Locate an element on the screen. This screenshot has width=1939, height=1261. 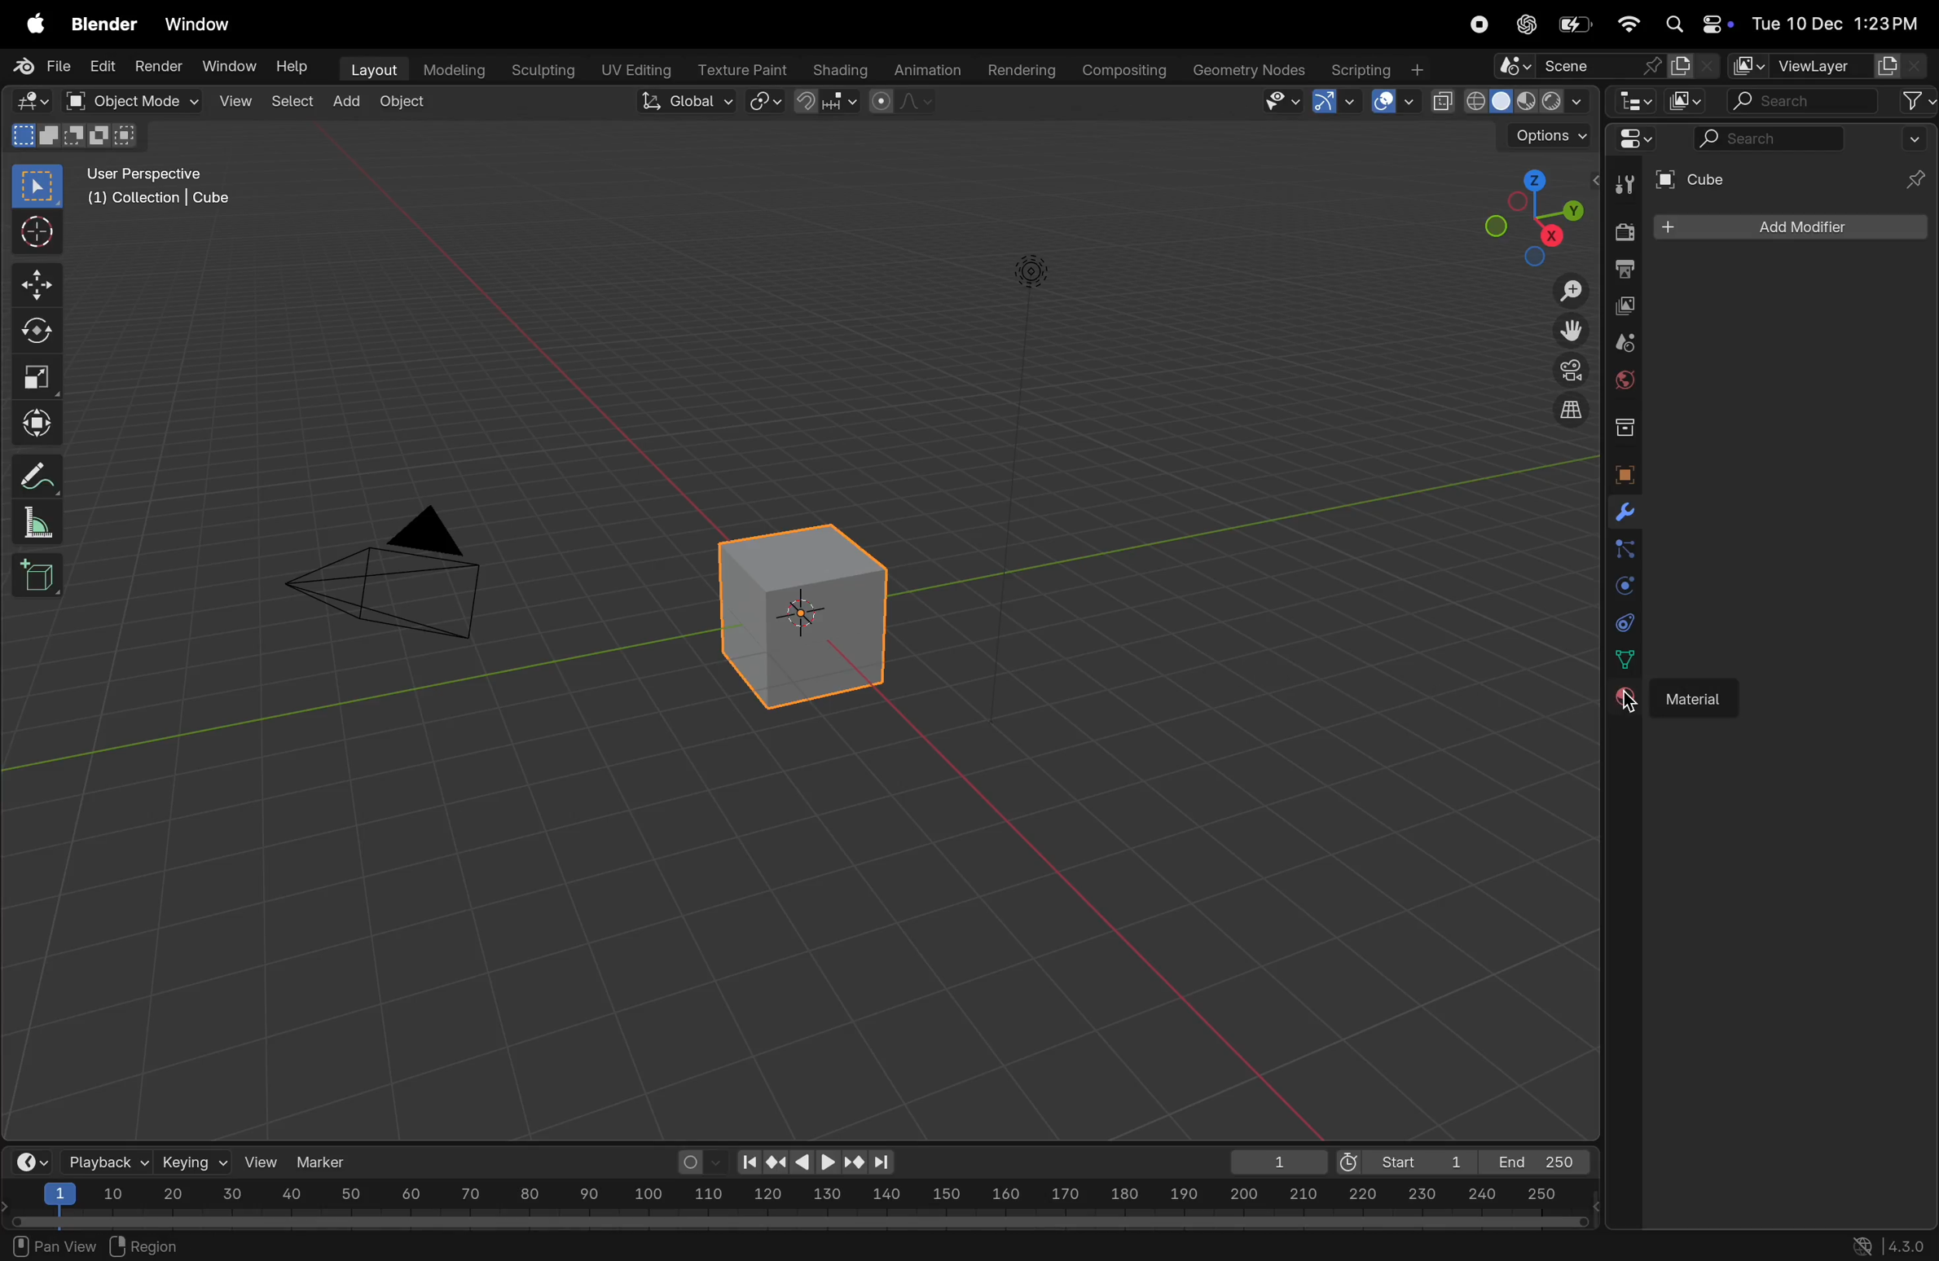
material is located at coordinates (1696, 699).